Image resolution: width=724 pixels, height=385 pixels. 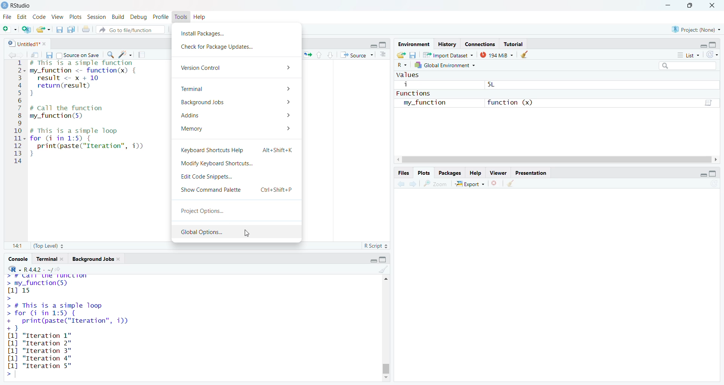 I want to click on project: (None), so click(x=696, y=30).